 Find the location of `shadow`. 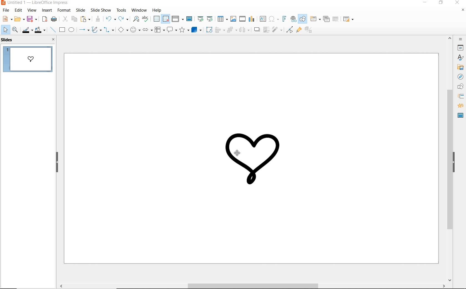

shadow is located at coordinates (257, 29).